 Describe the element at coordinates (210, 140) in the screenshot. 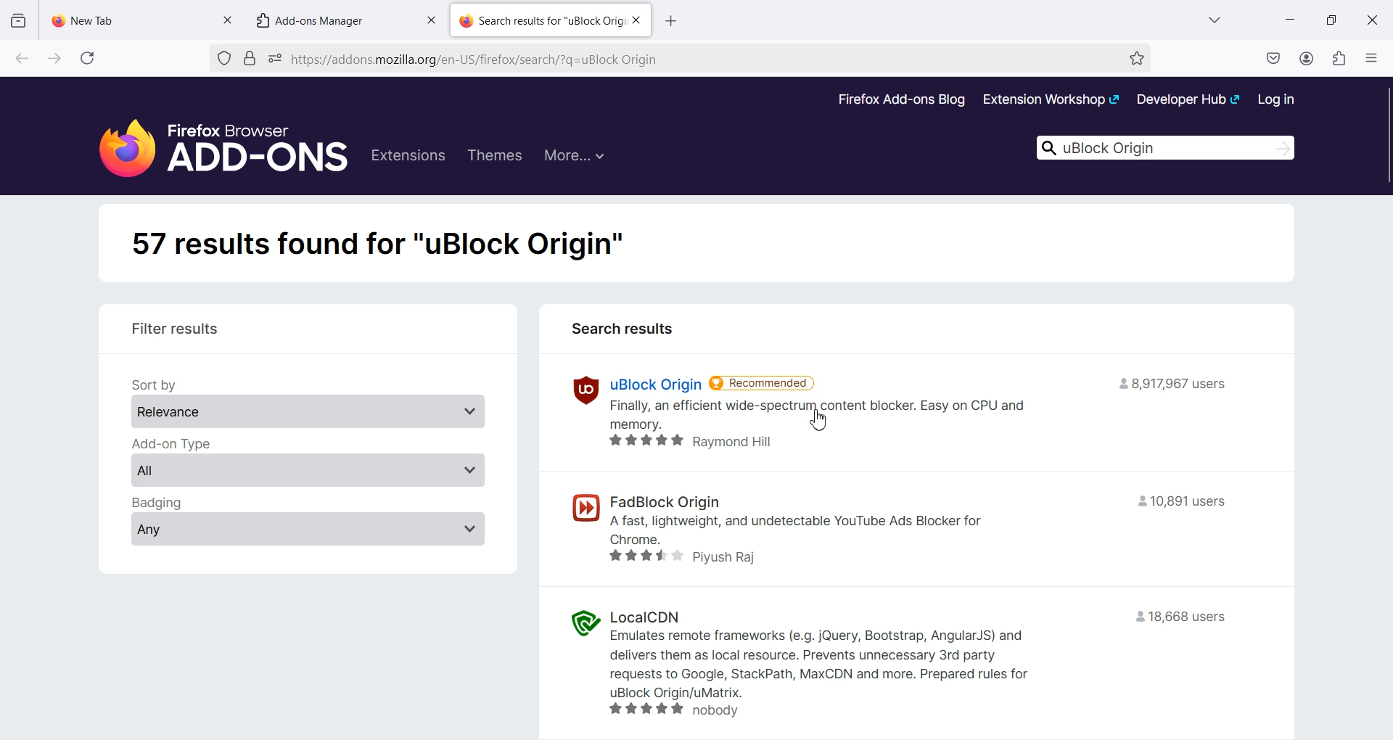

I see `Firefox Browser Add-Ons` at that location.